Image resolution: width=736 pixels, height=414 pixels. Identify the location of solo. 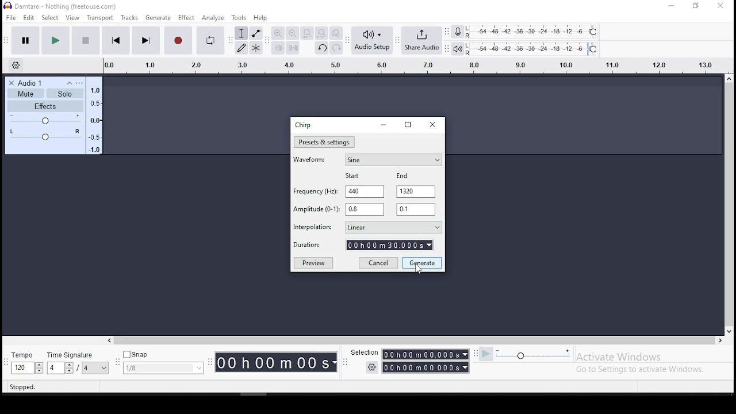
(65, 93).